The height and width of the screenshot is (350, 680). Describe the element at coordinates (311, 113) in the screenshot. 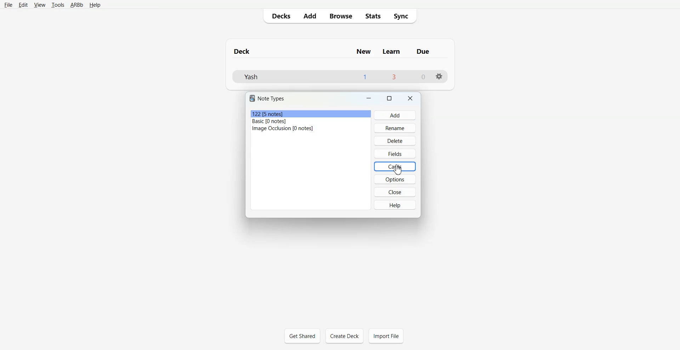

I see `122` at that location.